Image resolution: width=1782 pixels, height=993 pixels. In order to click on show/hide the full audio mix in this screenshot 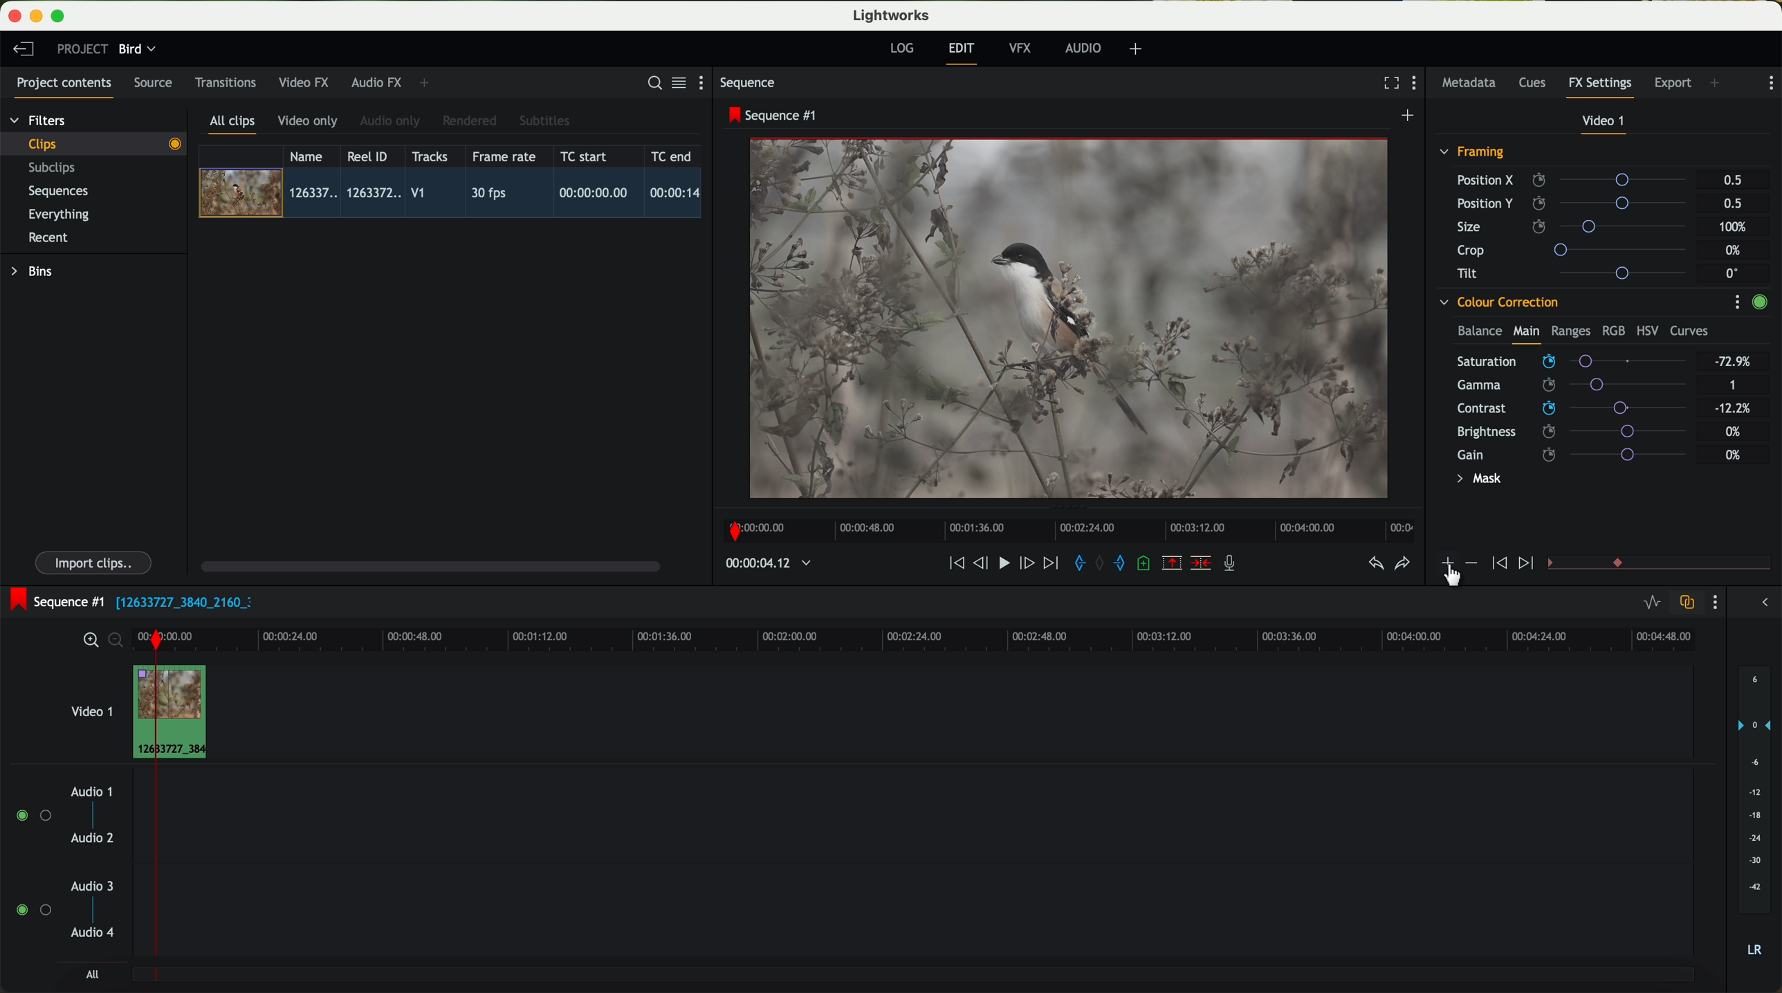, I will do `click(1761, 603)`.